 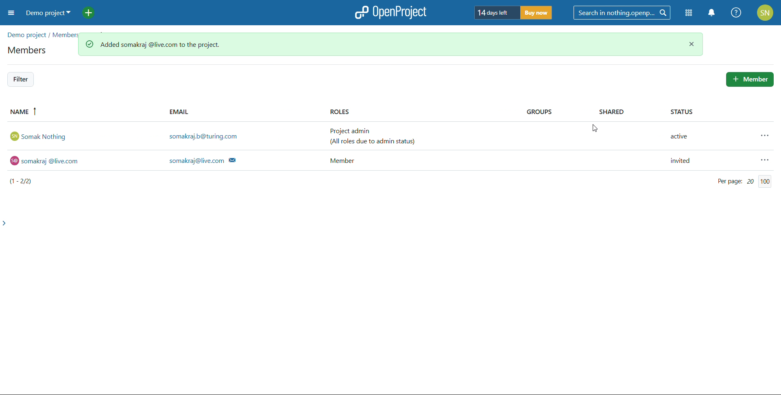 What do you see at coordinates (203, 162) in the screenshot?
I see `somakraj@live.com` at bounding box center [203, 162].